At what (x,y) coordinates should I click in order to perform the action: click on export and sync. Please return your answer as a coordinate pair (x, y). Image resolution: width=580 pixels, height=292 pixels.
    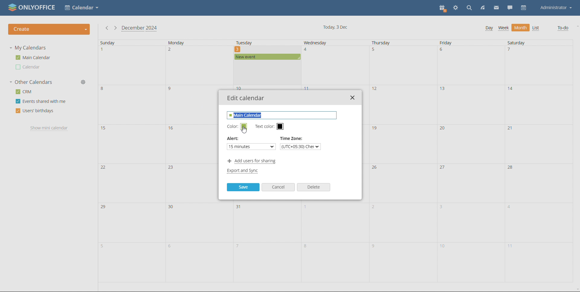
    Looking at the image, I should click on (242, 171).